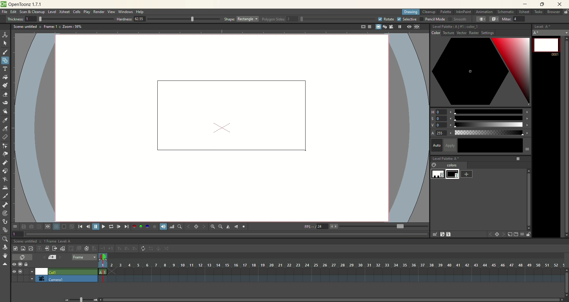 This screenshot has height=302, width=569. What do you see at coordinates (6, 196) in the screenshot?
I see `cutter` at bounding box center [6, 196].